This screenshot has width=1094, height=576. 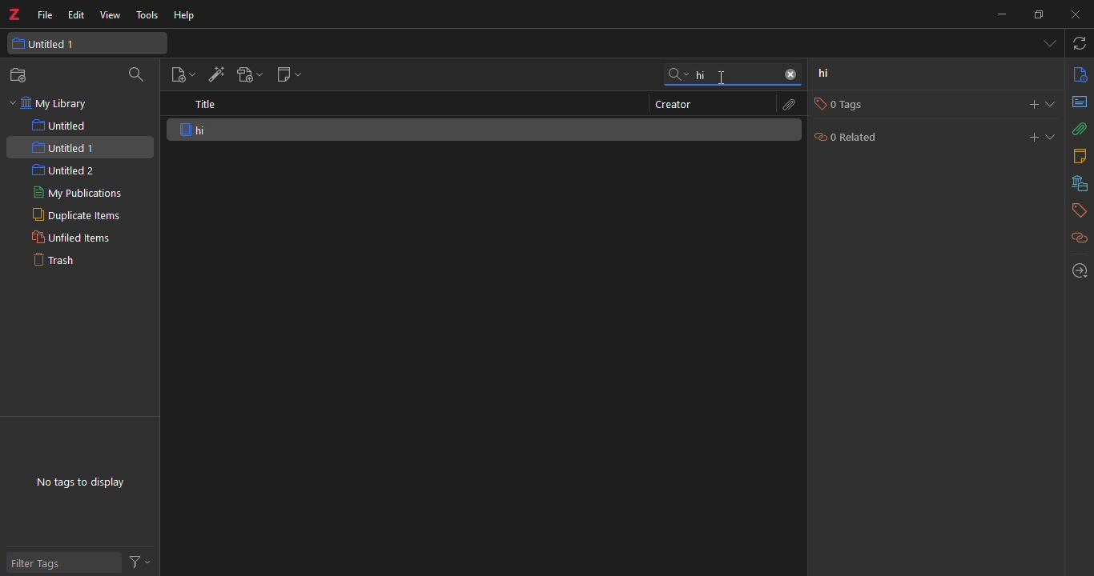 I want to click on help, so click(x=186, y=14).